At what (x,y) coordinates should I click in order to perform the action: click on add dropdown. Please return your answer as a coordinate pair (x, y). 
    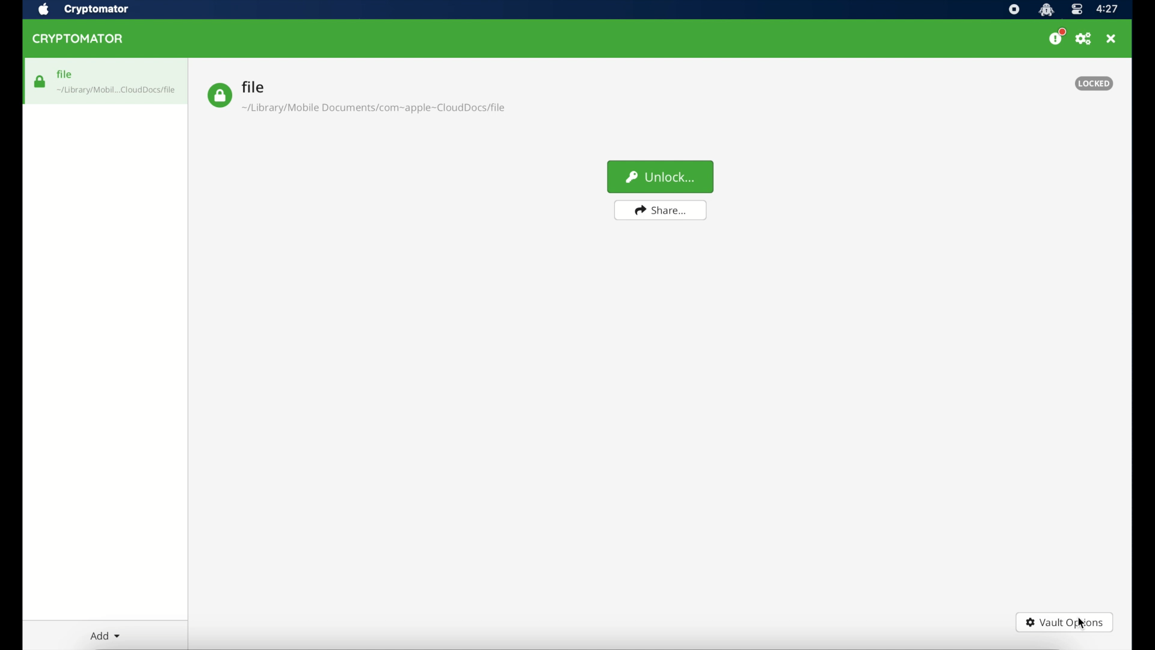
    Looking at the image, I should click on (103, 636).